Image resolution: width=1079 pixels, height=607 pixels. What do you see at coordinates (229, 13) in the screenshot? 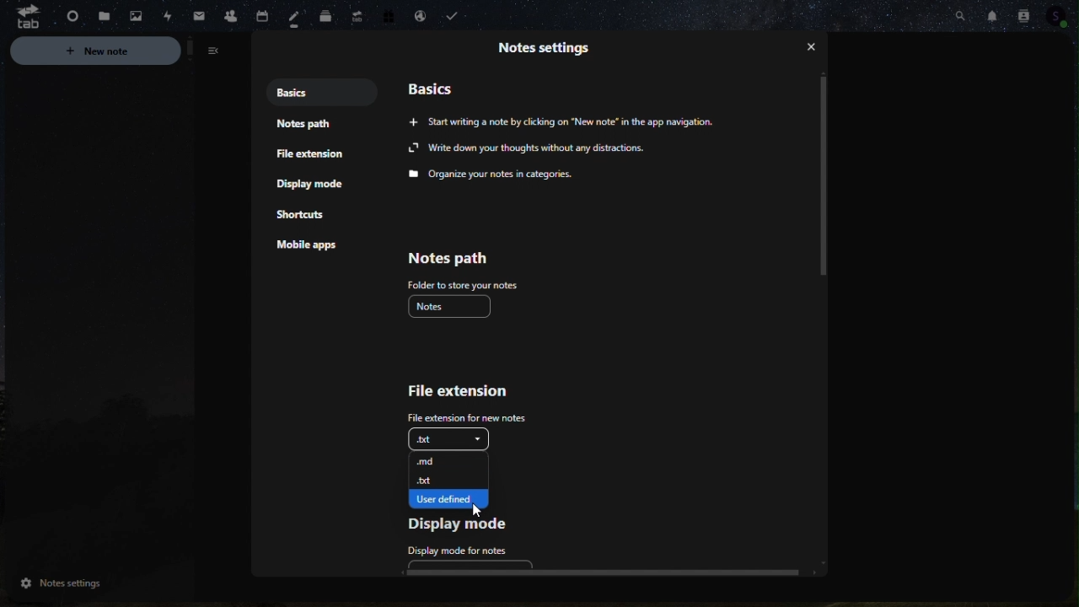
I see `Contacts` at bounding box center [229, 13].